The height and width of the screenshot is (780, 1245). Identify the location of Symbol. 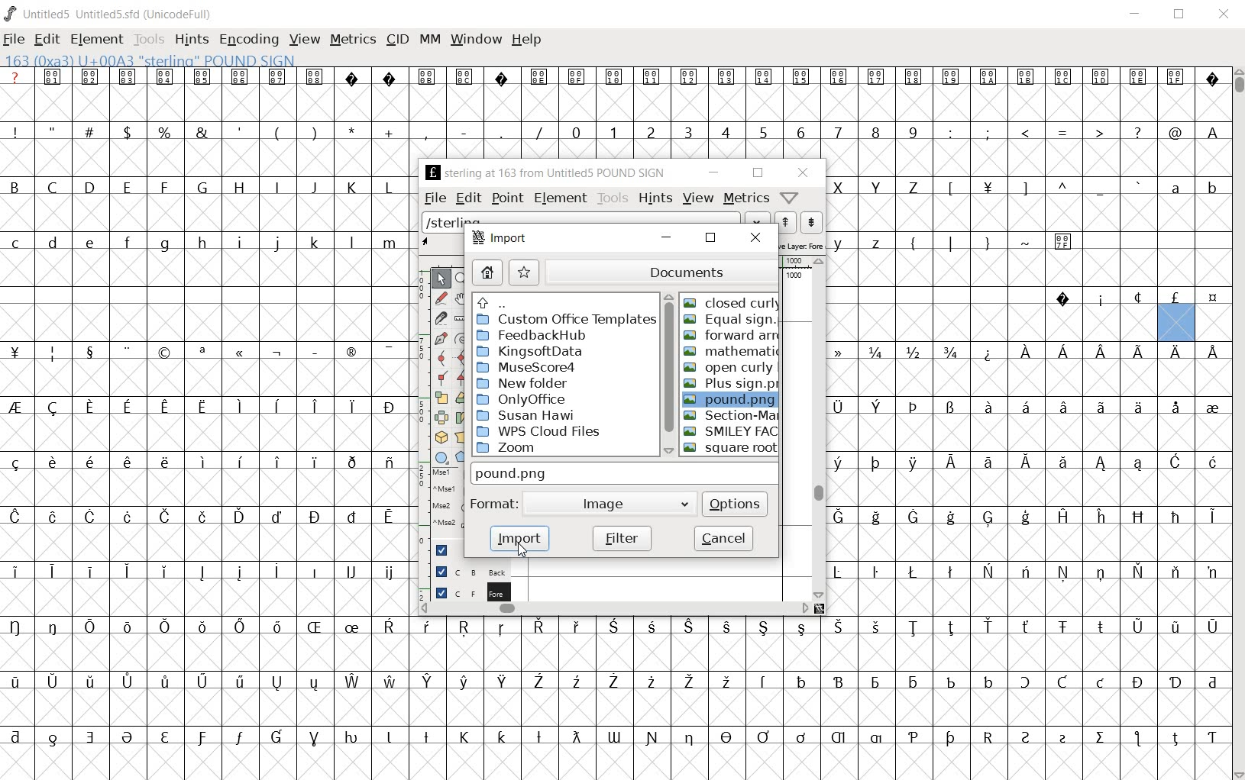
(88, 625).